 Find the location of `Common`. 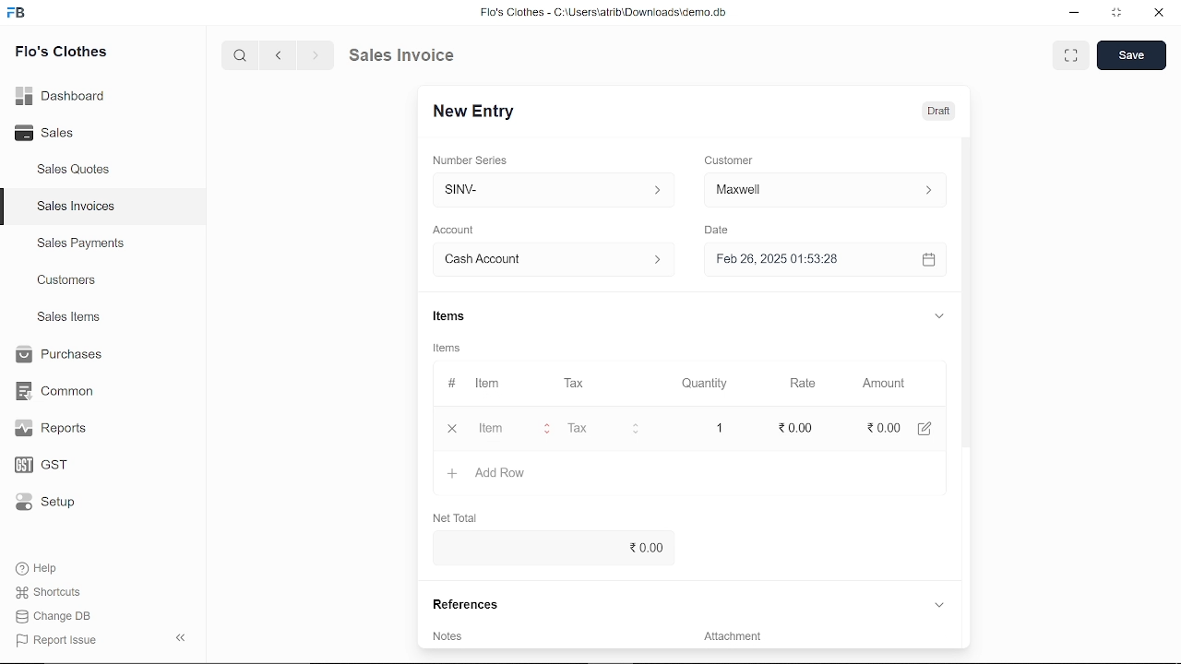

Common is located at coordinates (57, 391).